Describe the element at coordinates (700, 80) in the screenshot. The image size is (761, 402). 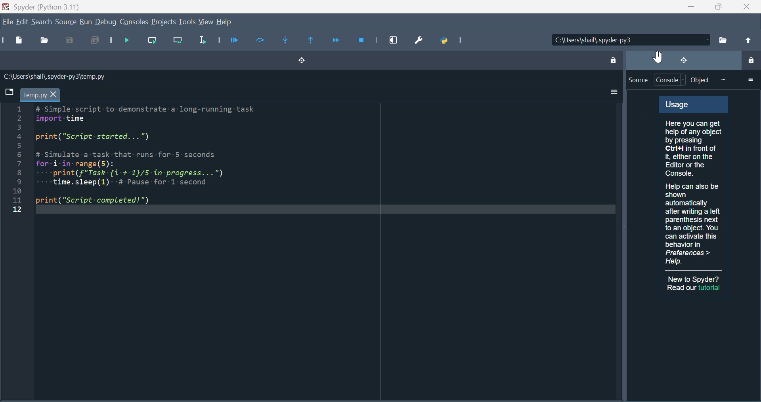
I see `Object` at that location.